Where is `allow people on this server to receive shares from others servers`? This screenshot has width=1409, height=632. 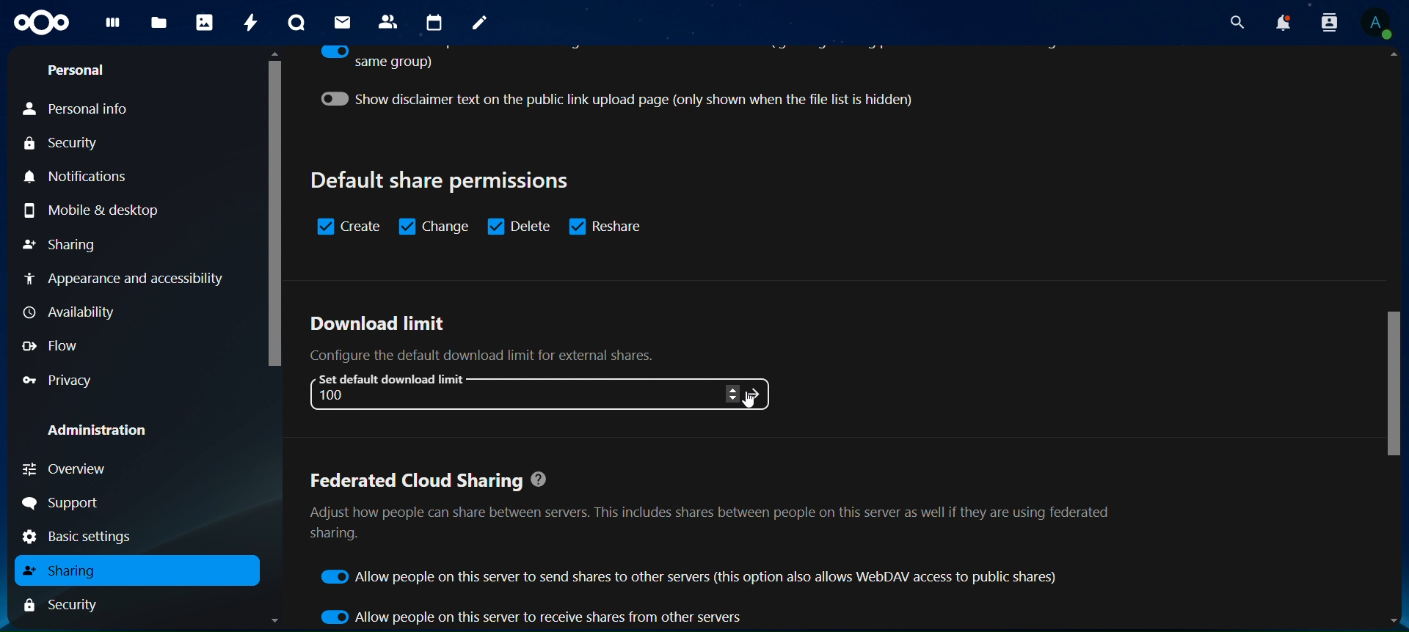 allow people on this server to receive shares from others servers is located at coordinates (533, 616).